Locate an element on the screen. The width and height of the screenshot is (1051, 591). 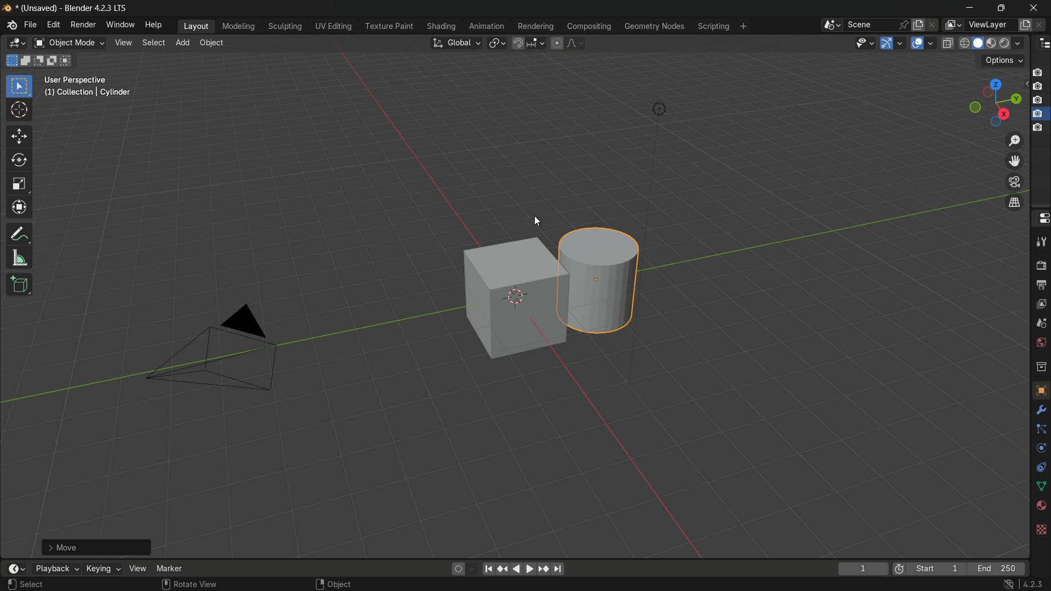
current frame is located at coordinates (863, 568).